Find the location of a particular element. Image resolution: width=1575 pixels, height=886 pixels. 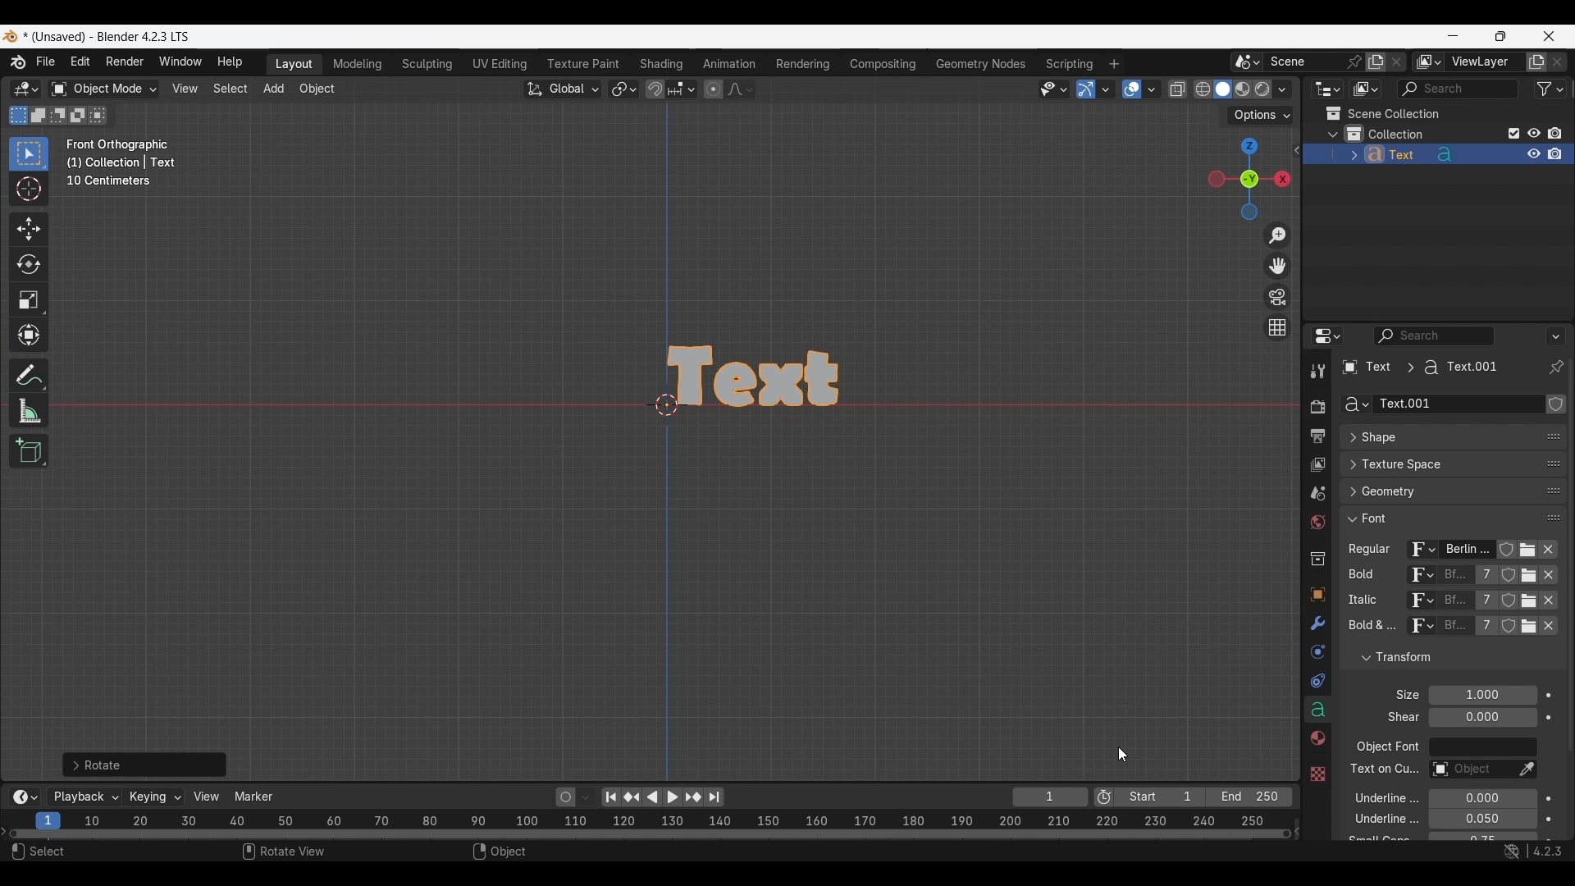

text is located at coordinates (1376, 839).